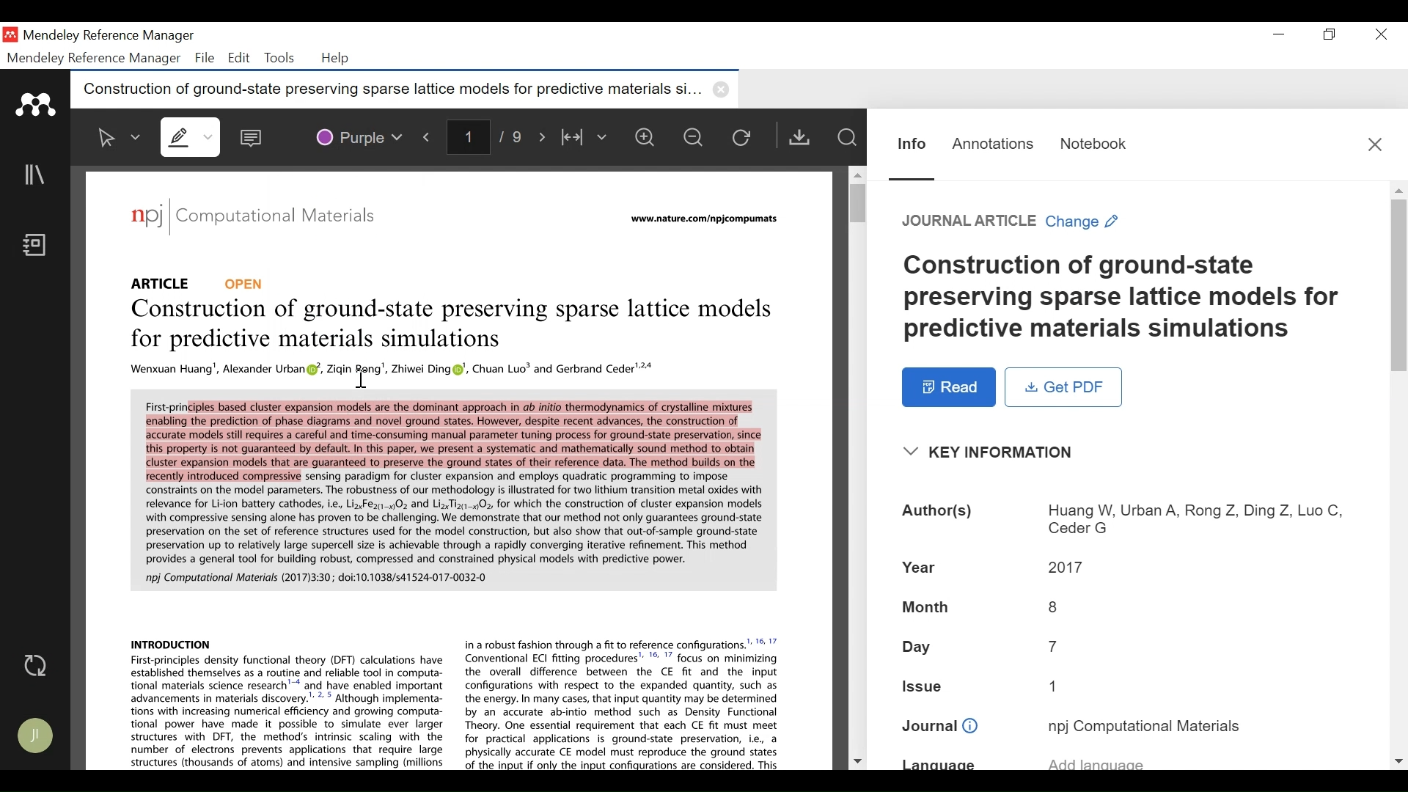 Image resolution: width=1408 pixels, height=792 pixels. Describe the element at coordinates (940, 728) in the screenshot. I see `Journal: ` at that location.